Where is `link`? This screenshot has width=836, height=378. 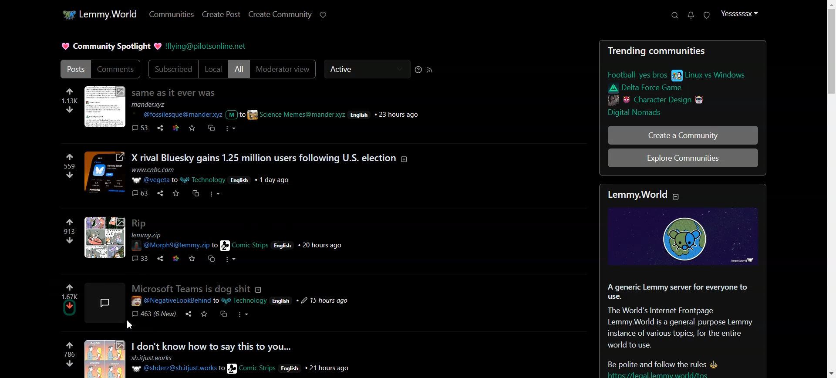
link is located at coordinates (652, 88).